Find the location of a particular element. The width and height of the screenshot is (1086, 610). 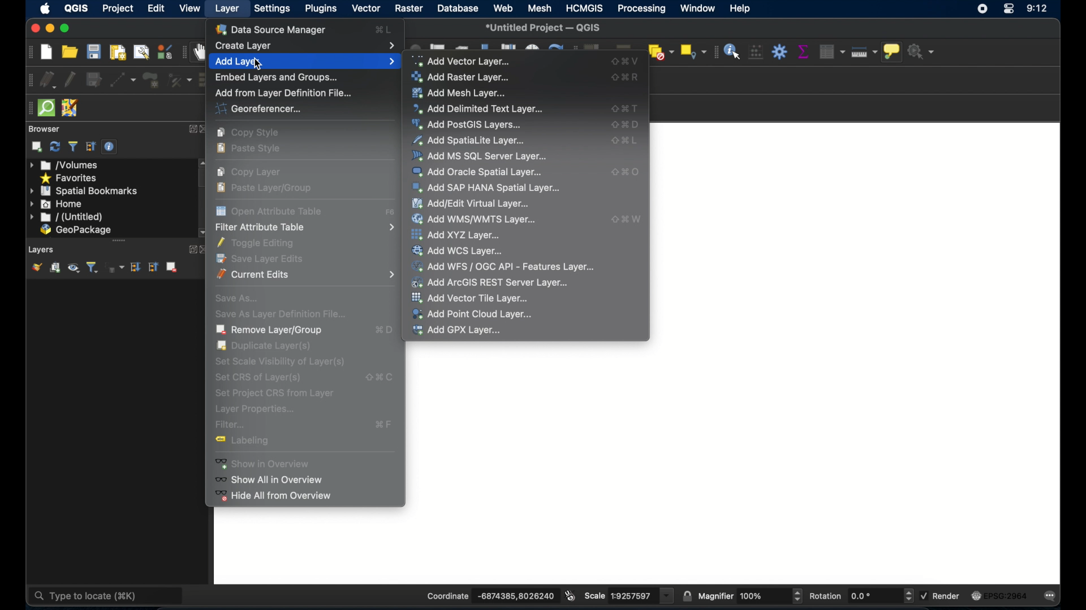

map navigation toolbar is located at coordinates (183, 54).